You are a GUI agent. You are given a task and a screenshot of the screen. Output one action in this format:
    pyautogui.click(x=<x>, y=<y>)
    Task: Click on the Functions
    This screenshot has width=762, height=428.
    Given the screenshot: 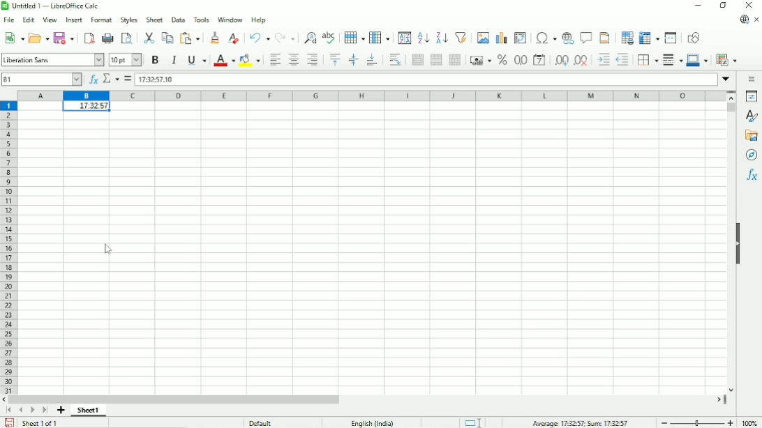 What is the action you would take?
    pyautogui.click(x=753, y=175)
    